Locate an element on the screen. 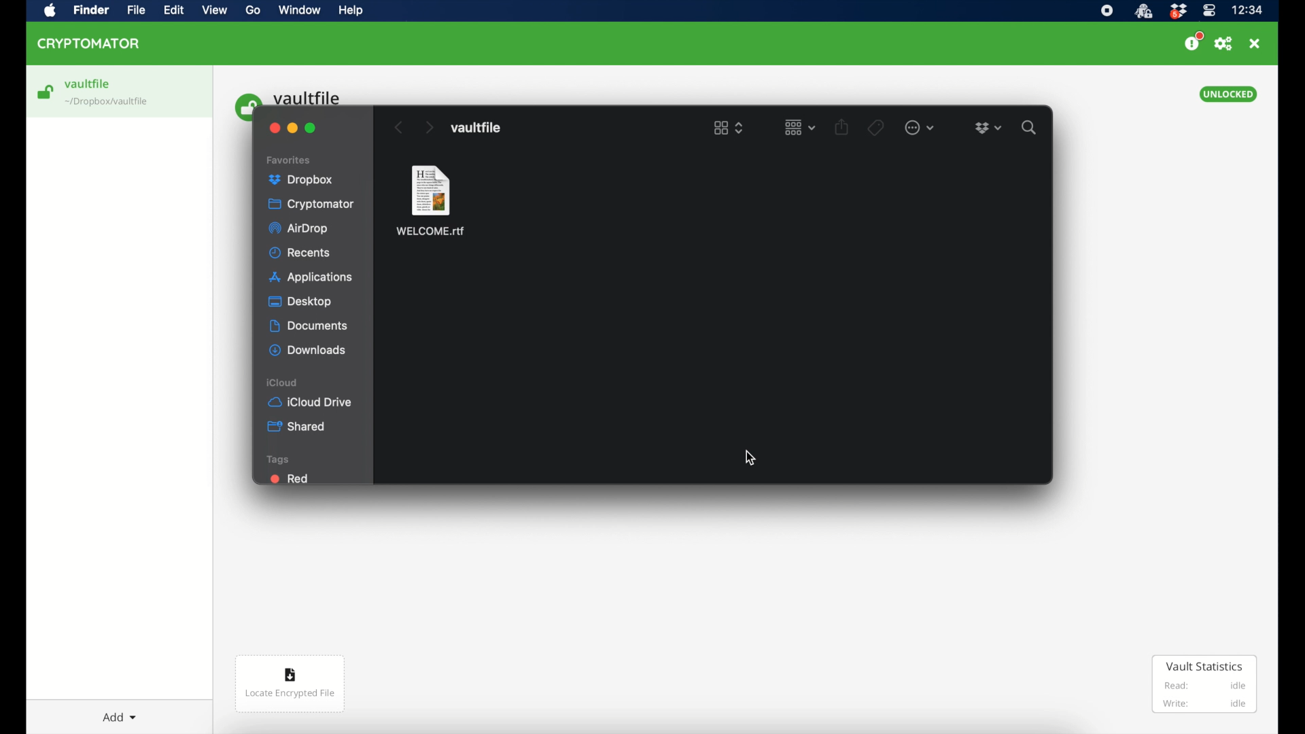 This screenshot has width=1305, height=734. vault statistics is located at coordinates (1204, 684).